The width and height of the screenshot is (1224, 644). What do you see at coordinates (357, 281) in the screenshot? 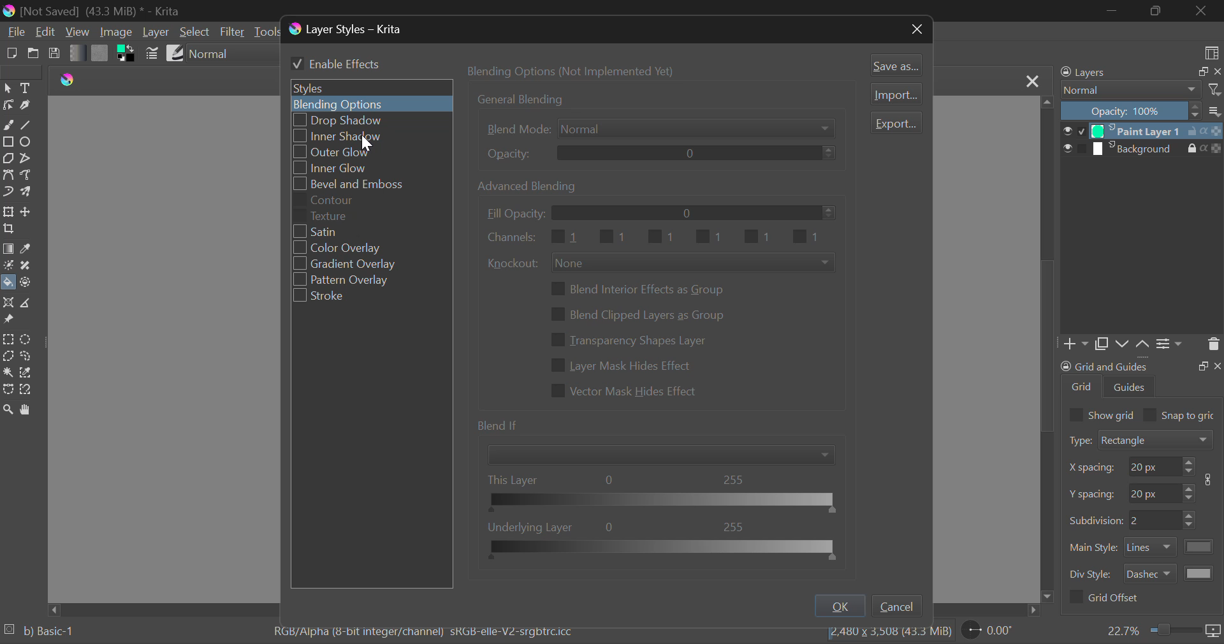
I see `Pattern Overlay` at bounding box center [357, 281].